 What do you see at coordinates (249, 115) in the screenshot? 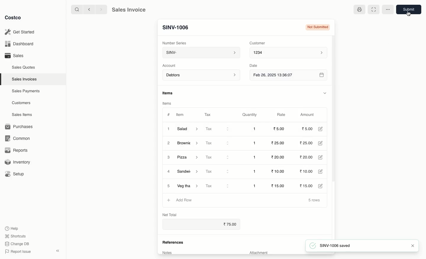
I see `Quantity` at bounding box center [249, 115].